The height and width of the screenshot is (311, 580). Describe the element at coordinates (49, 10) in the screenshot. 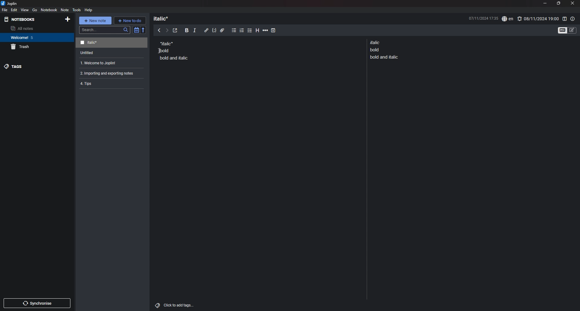

I see `notebook` at that location.